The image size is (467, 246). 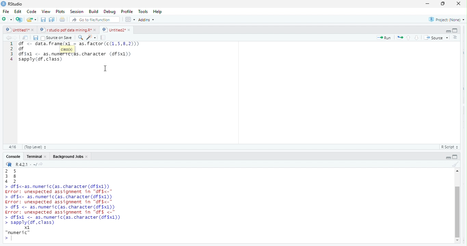 What do you see at coordinates (447, 31) in the screenshot?
I see `hide r script` at bounding box center [447, 31].